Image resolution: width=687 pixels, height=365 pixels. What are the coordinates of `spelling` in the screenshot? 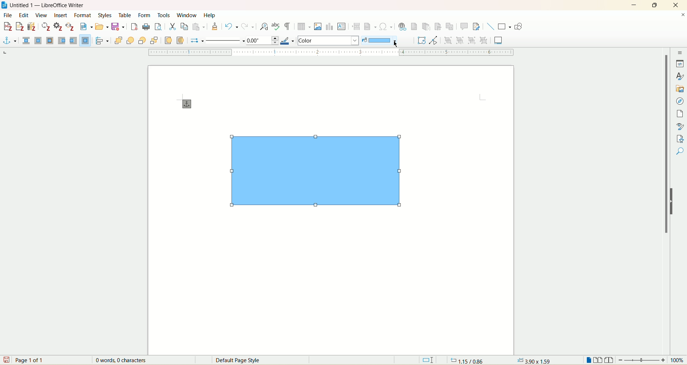 It's located at (276, 27).